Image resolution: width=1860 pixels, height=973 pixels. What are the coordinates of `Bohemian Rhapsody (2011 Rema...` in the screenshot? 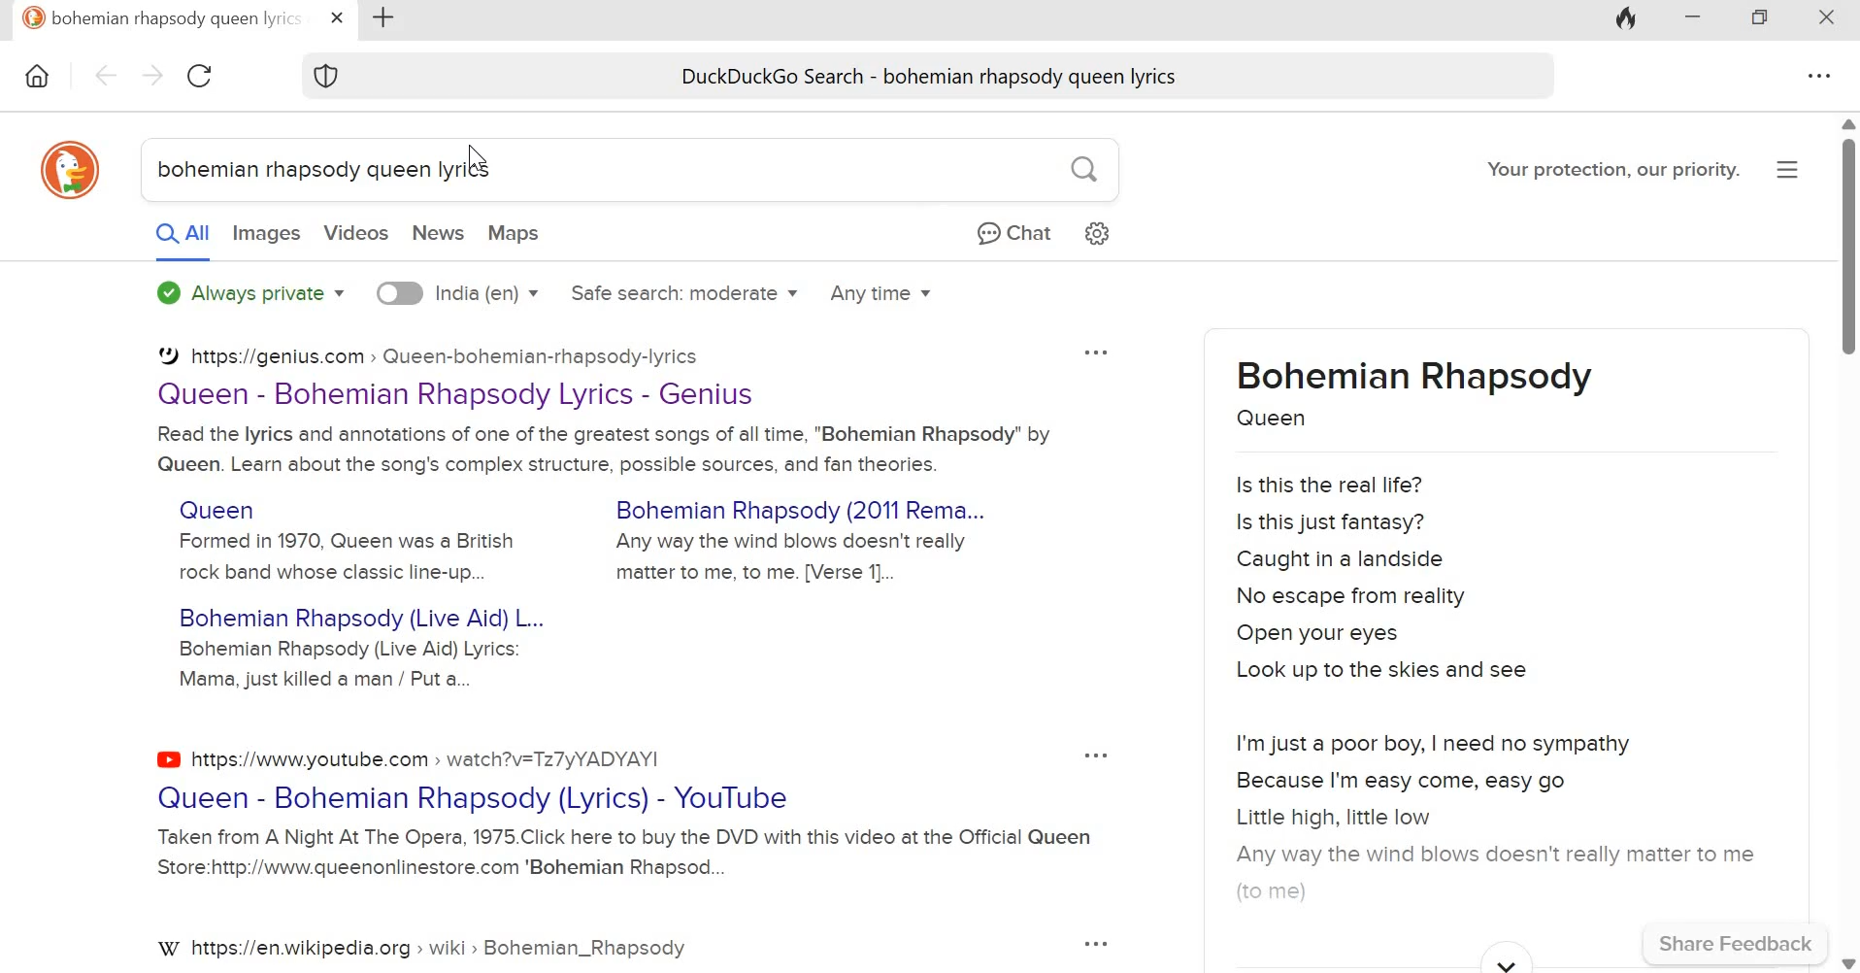 It's located at (800, 511).